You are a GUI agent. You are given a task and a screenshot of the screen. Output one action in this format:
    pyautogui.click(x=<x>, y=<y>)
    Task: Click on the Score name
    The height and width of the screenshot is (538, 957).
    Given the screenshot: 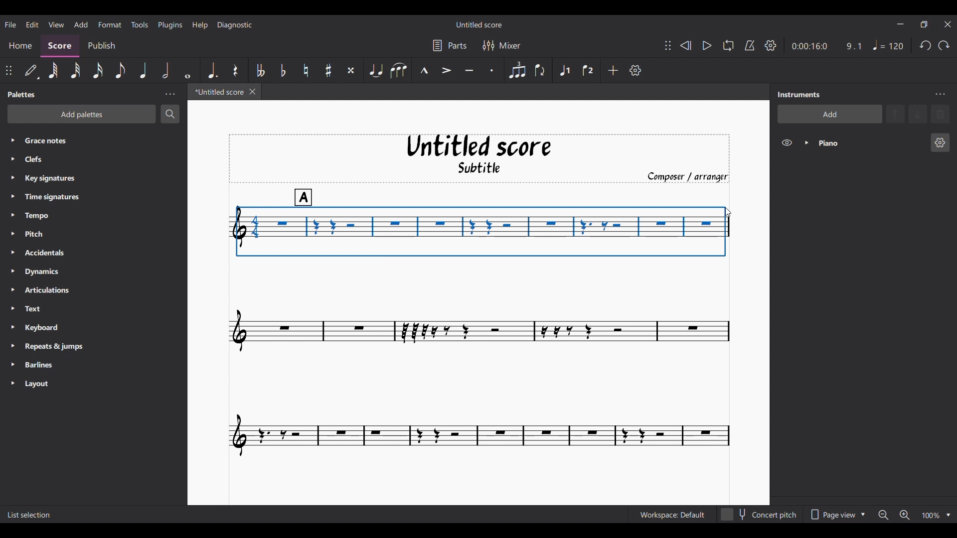 What is the action you would take?
    pyautogui.click(x=478, y=24)
    